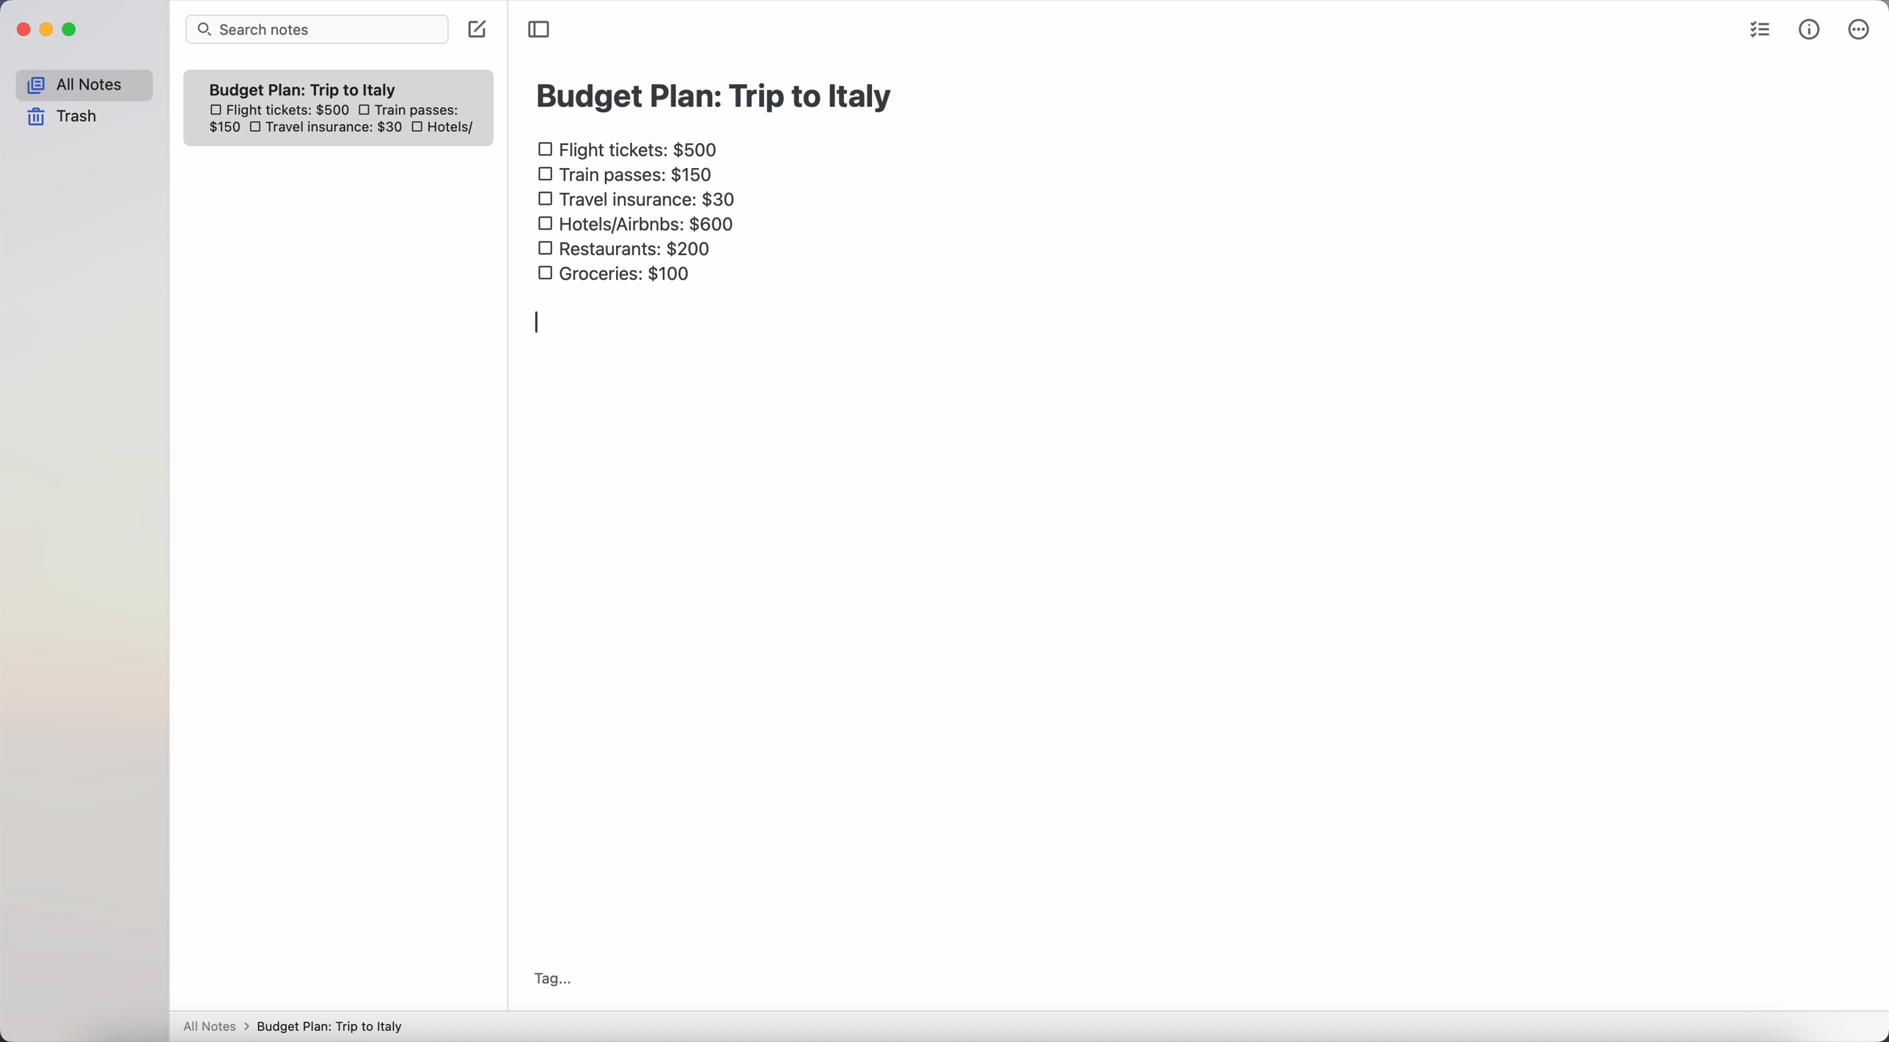  Describe the element at coordinates (223, 130) in the screenshot. I see `150` at that location.